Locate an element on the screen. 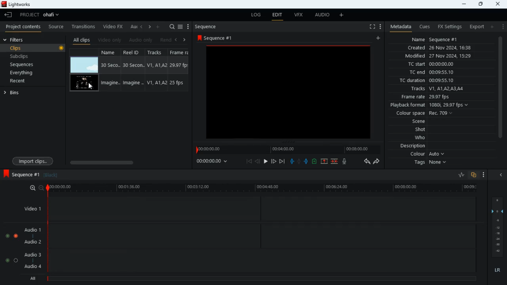 This screenshot has width=507, height=285. up is located at coordinates (324, 162).